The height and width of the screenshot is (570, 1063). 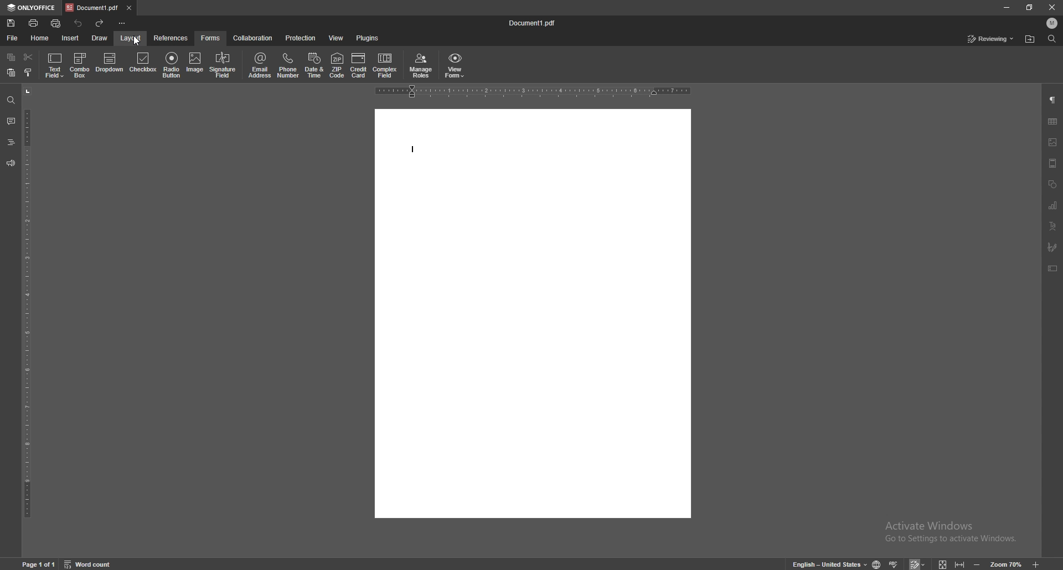 I want to click on change text language, so click(x=829, y=564).